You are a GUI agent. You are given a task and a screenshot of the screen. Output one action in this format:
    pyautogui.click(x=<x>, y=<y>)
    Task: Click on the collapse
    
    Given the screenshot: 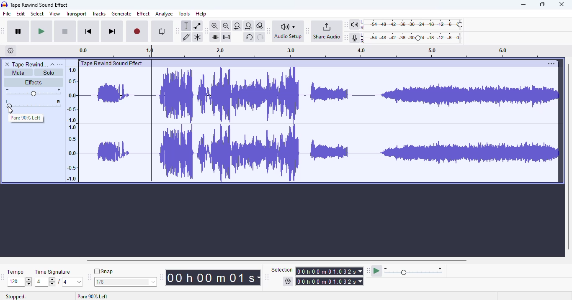 What is the action you would take?
    pyautogui.click(x=53, y=65)
    